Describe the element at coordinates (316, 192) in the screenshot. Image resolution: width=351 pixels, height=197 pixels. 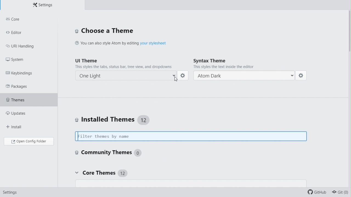
I see `github` at that location.